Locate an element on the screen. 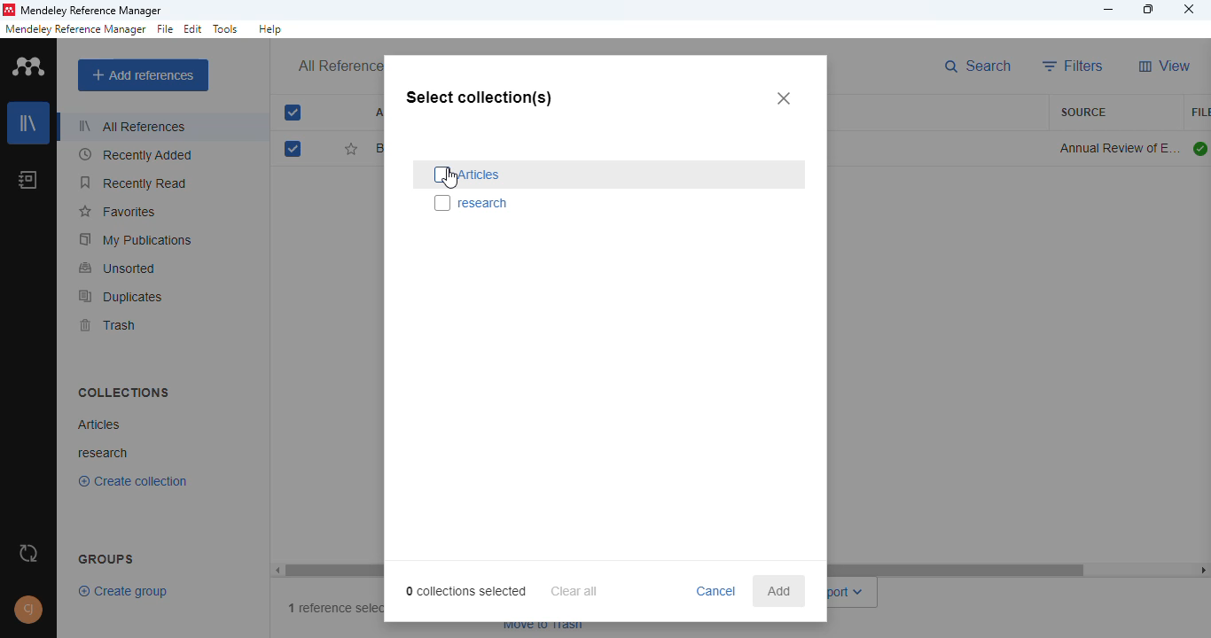 Image resolution: width=1211 pixels, height=638 pixels. minimize is located at coordinates (1109, 11).